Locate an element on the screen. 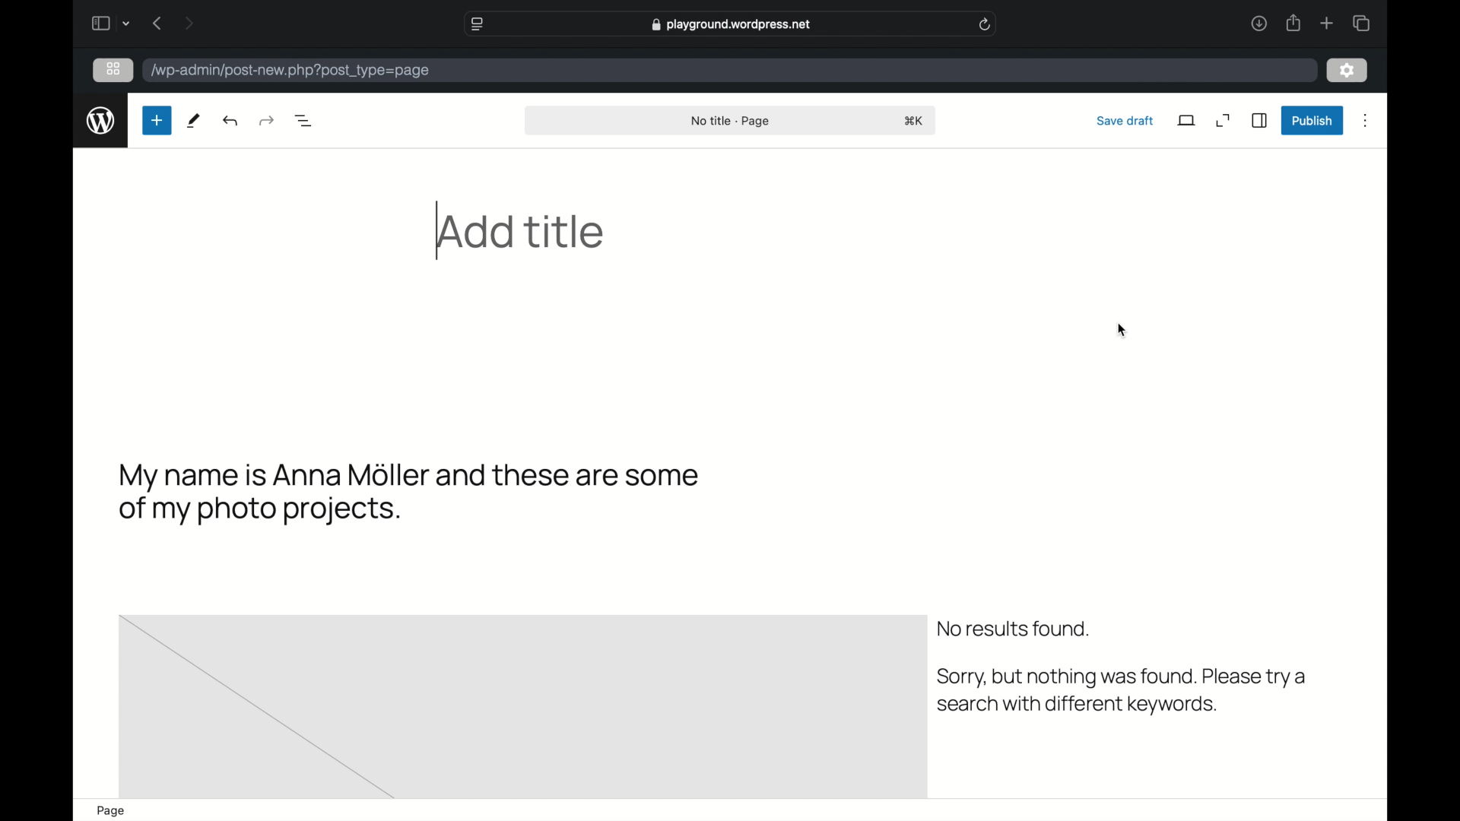  template content is located at coordinates (410, 493).